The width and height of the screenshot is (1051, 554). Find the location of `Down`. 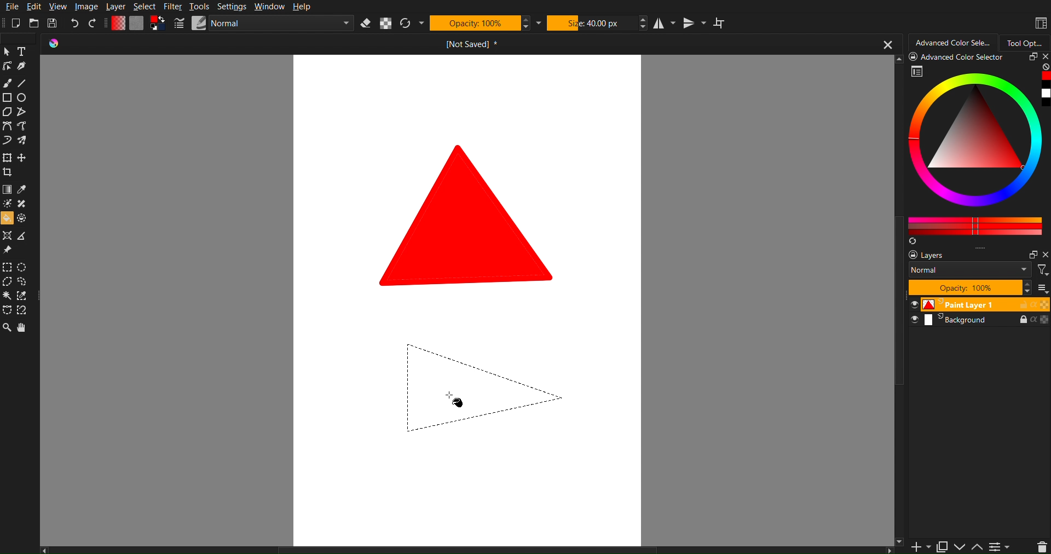

Down is located at coordinates (960, 547).